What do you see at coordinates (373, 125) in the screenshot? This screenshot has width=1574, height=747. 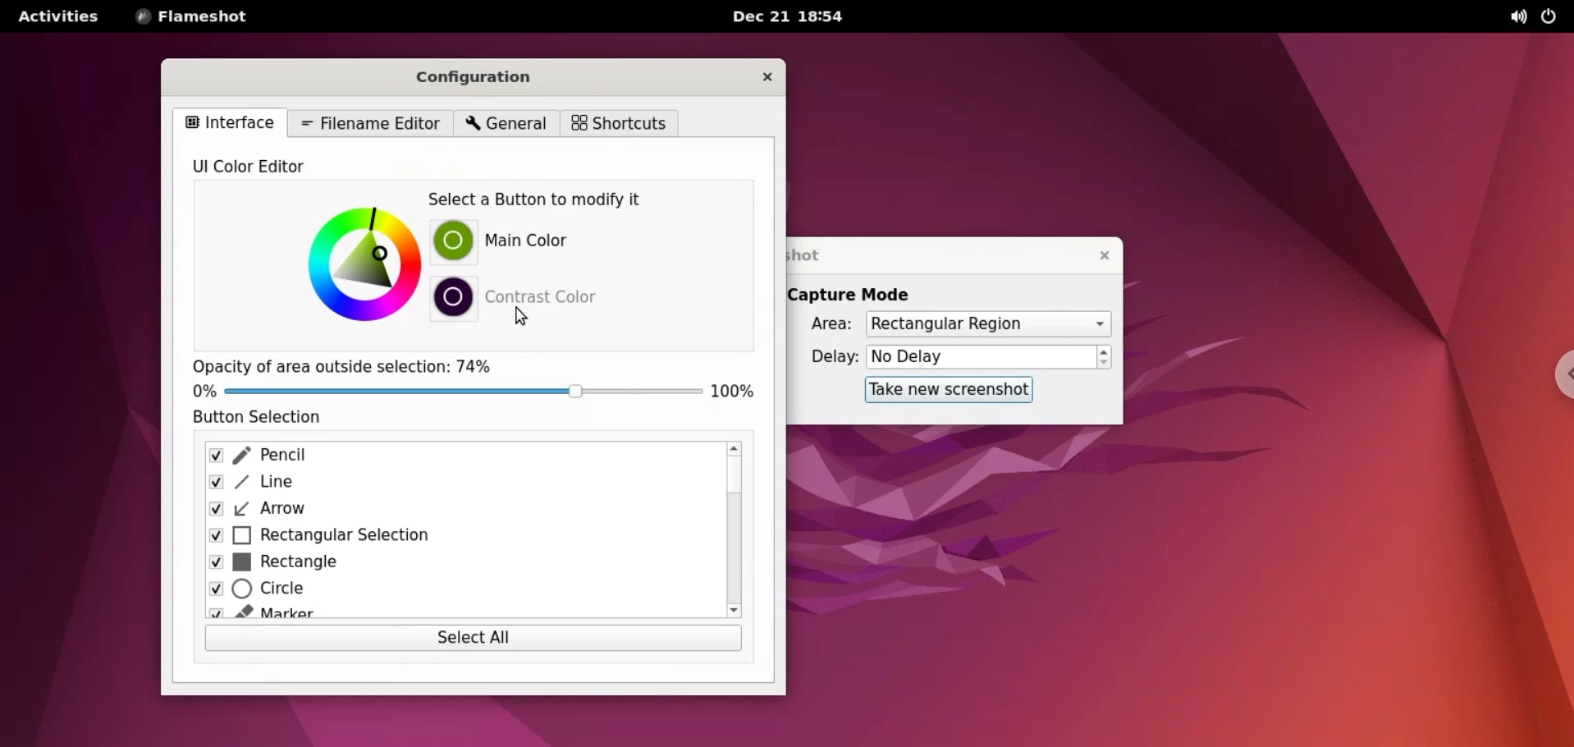 I see `filename editor` at bounding box center [373, 125].